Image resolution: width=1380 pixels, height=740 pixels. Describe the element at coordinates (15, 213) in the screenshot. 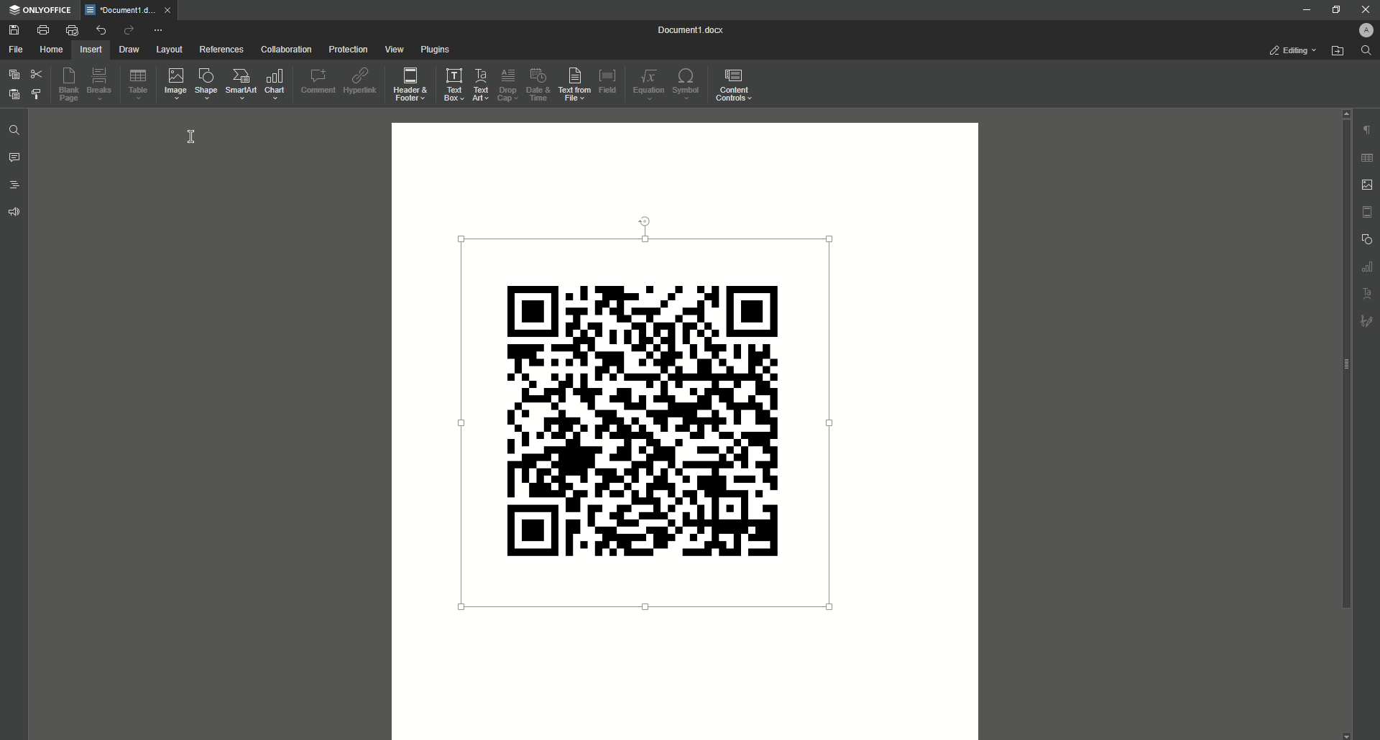

I see `Feedback` at that location.